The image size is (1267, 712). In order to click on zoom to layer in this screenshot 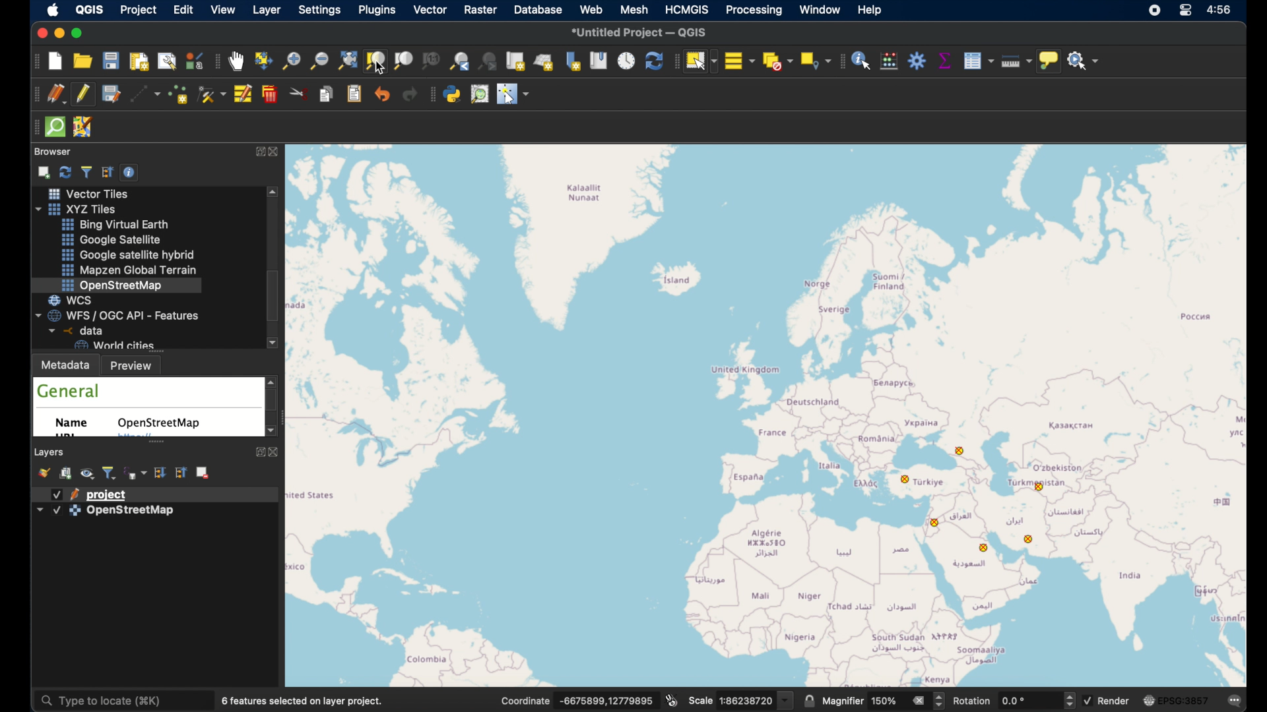, I will do `click(403, 61)`.